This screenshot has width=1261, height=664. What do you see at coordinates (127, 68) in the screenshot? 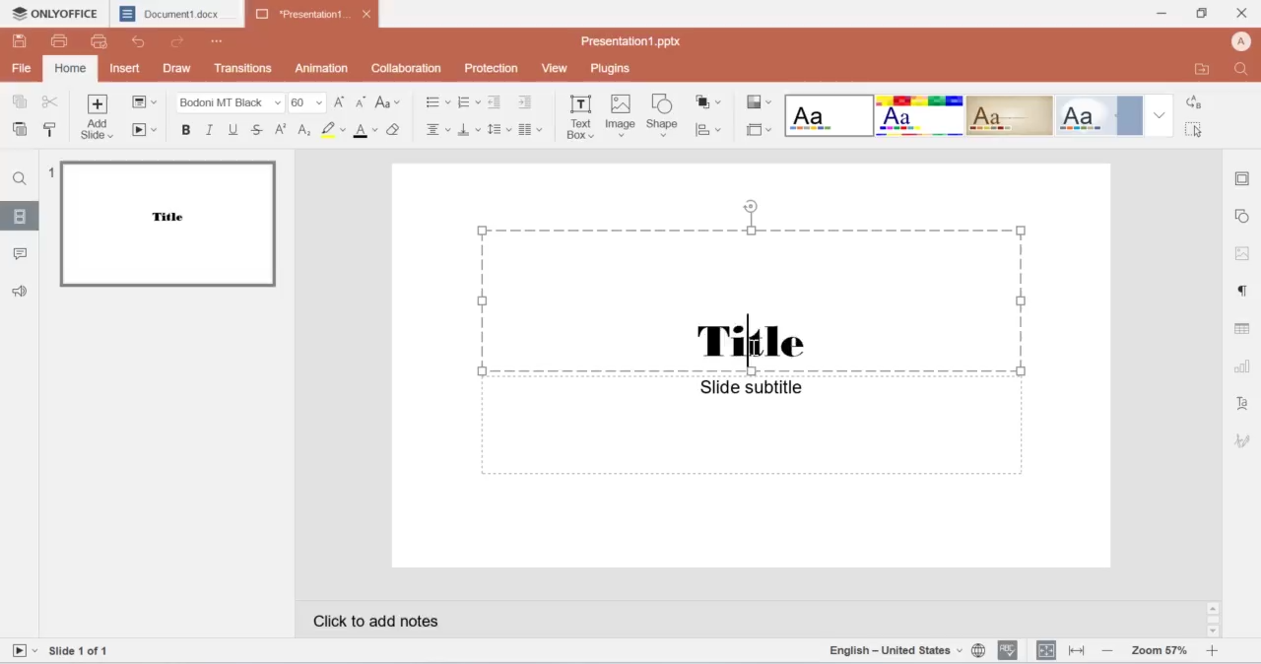
I see `insert` at bounding box center [127, 68].